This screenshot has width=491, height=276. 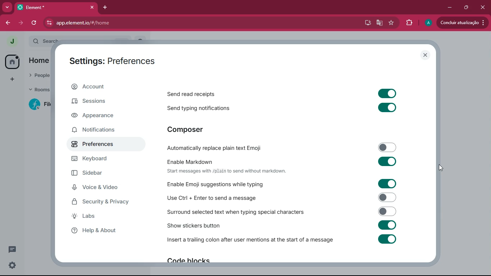 I want to click on notifications, so click(x=102, y=131).